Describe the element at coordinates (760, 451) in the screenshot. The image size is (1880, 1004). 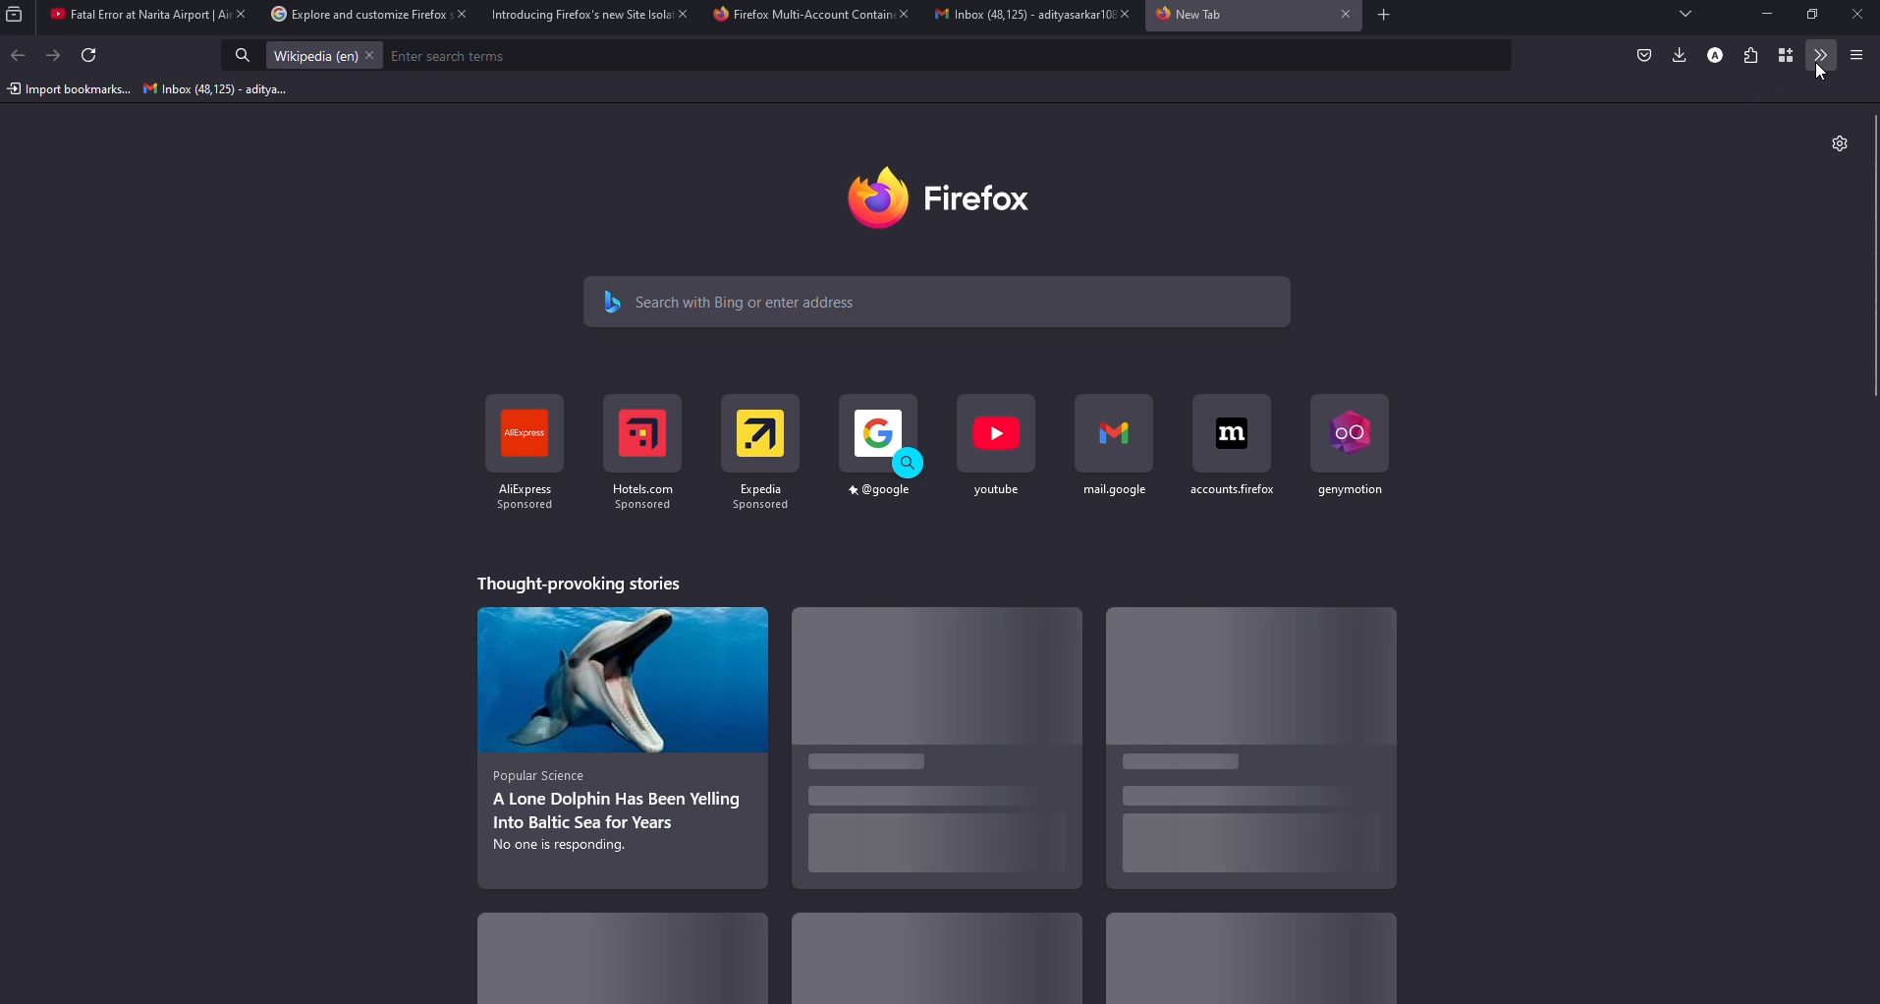
I see `shortcut` at that location.